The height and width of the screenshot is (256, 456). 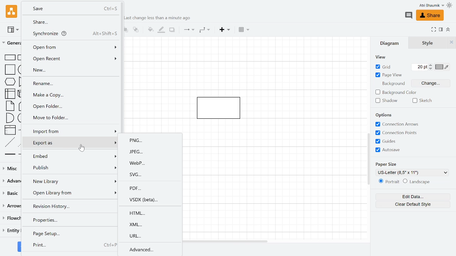 I want to click on Current diagram, so click(x=222, y=105).